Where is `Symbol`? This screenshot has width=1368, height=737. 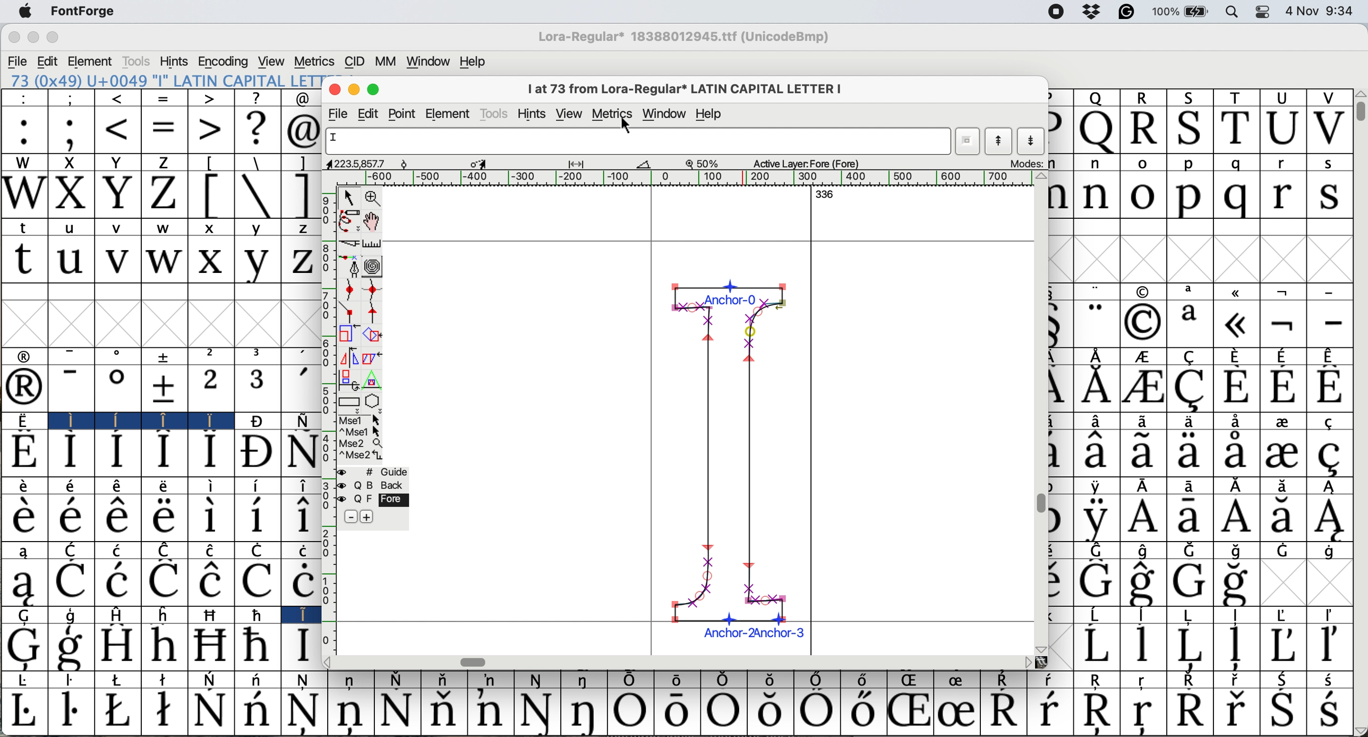
Symbol is located at coordinates (24, 388).